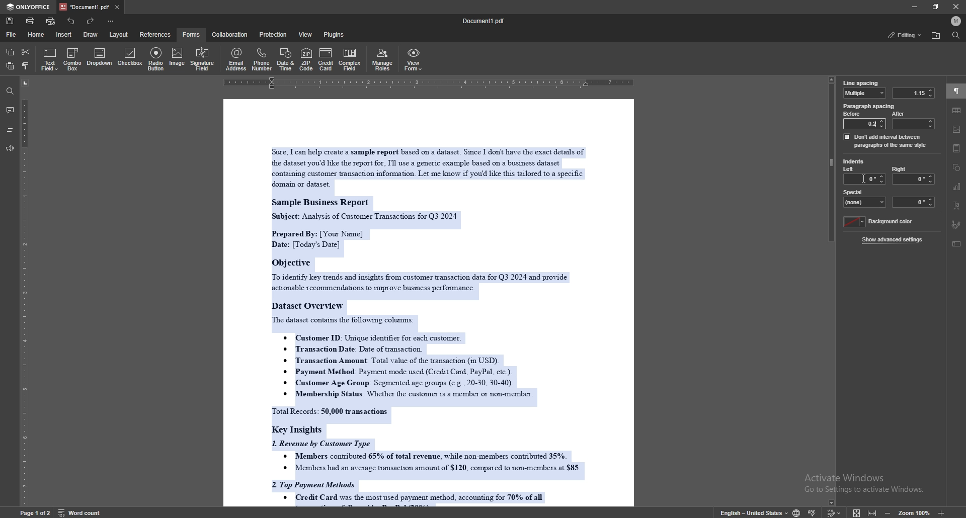 This screenshot has width=966, height=518. I want to click on combo box, so click(72, 59).